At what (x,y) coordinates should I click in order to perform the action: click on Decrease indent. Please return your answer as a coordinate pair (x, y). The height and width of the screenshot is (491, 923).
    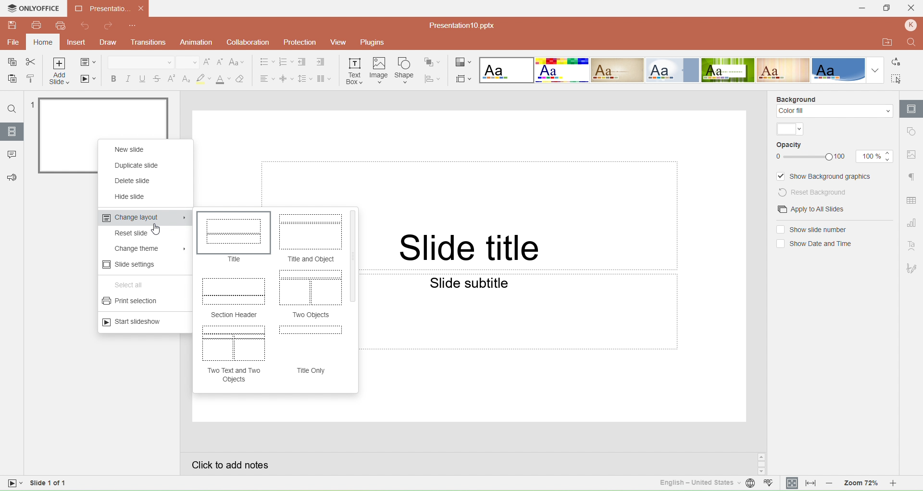
    Looking at the image, I should click on (303, 62).